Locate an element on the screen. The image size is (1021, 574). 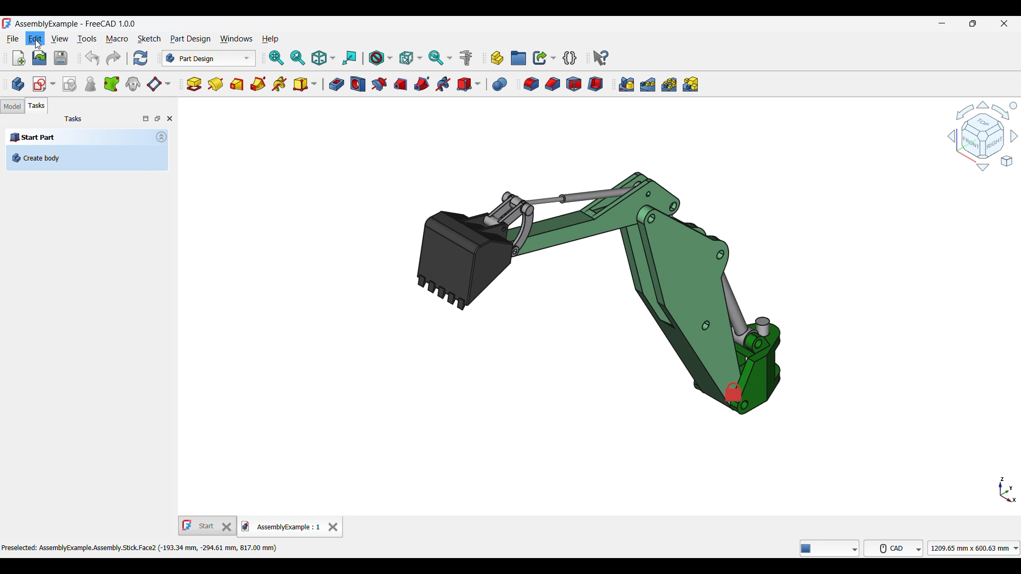
cursor is located at coordinates (38, 44).